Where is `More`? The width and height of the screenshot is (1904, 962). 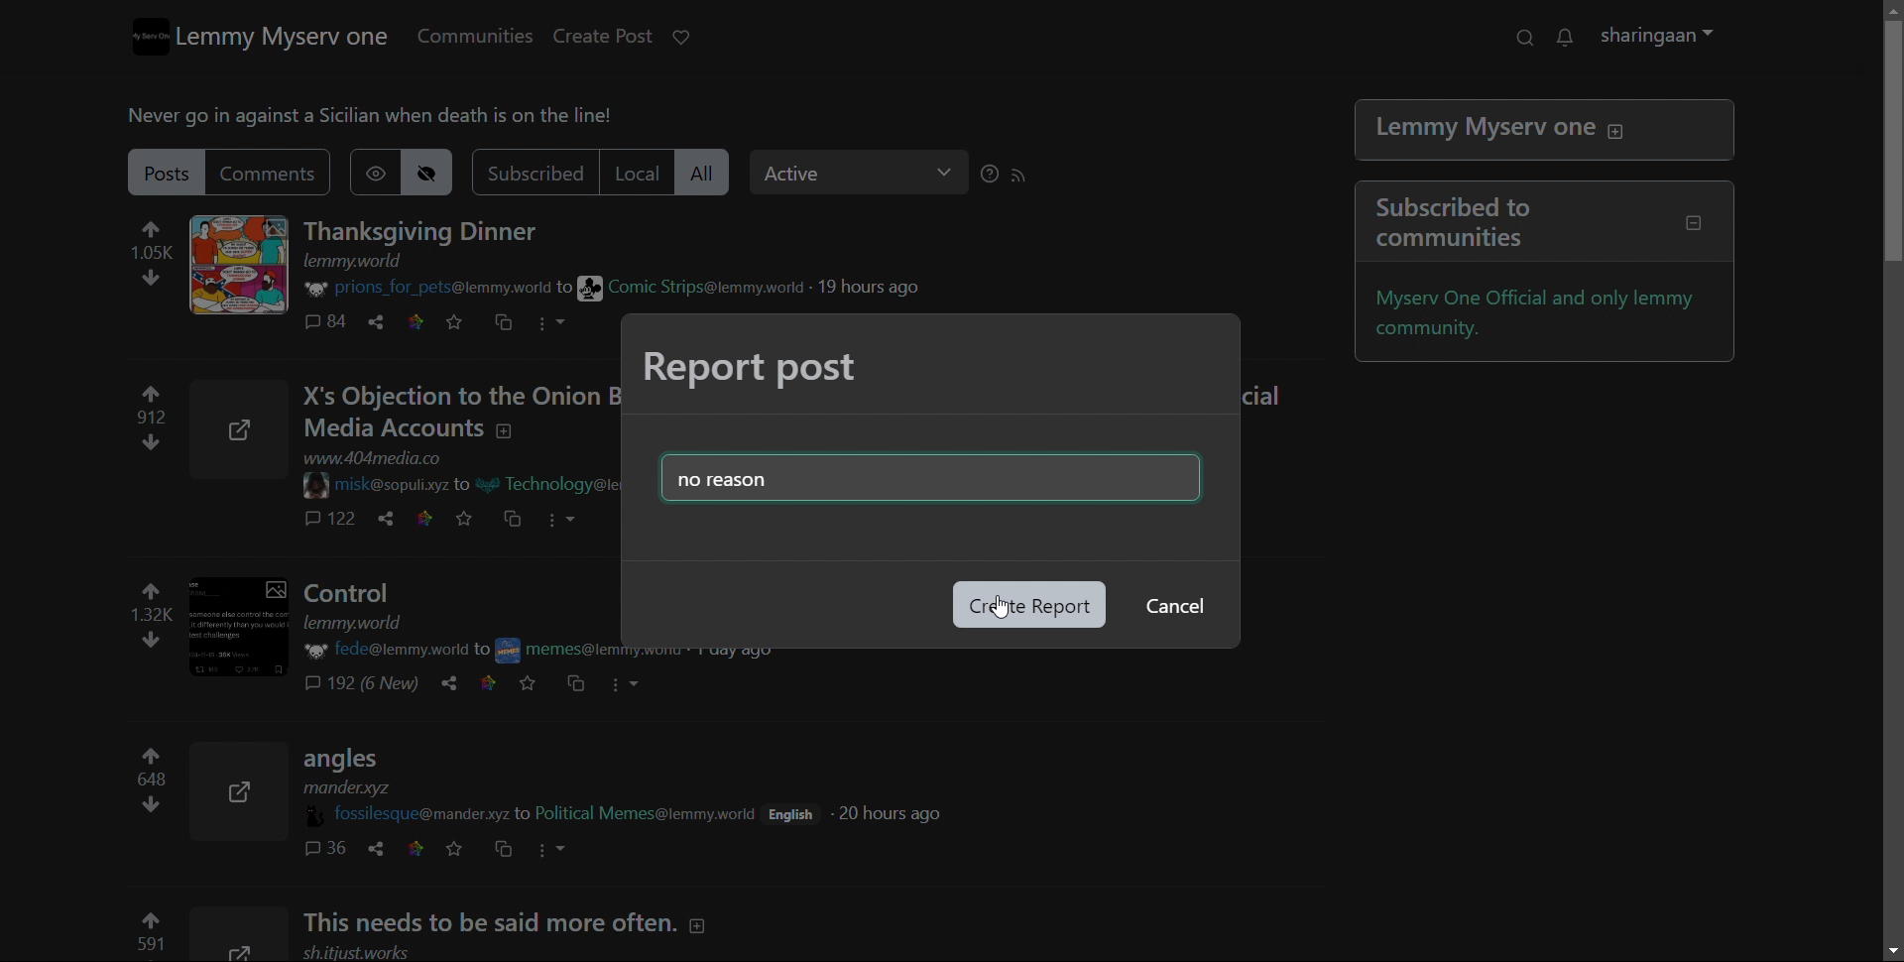 More is located at coordinates (640, 687).